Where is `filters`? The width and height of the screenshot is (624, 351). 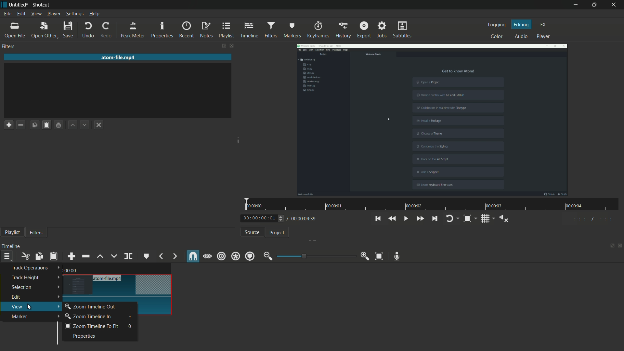
filters is located at coordinates (9, 46).